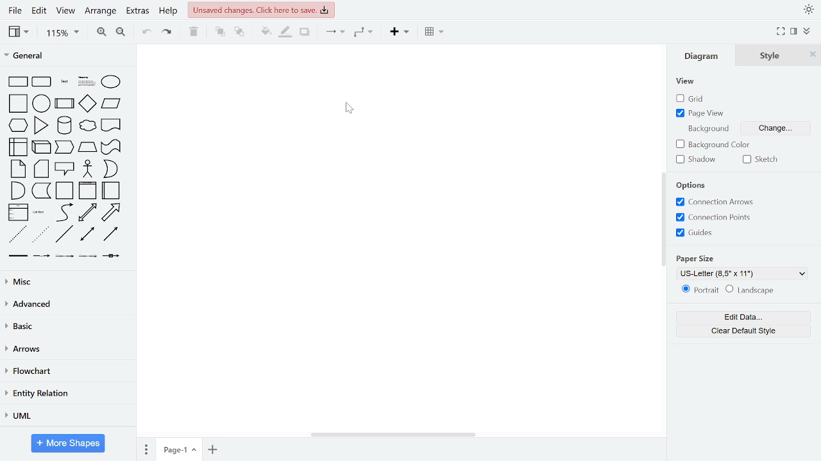  Describe the element at coordinates (17, 125) in the screenshot. I see `hexagon` at that location.